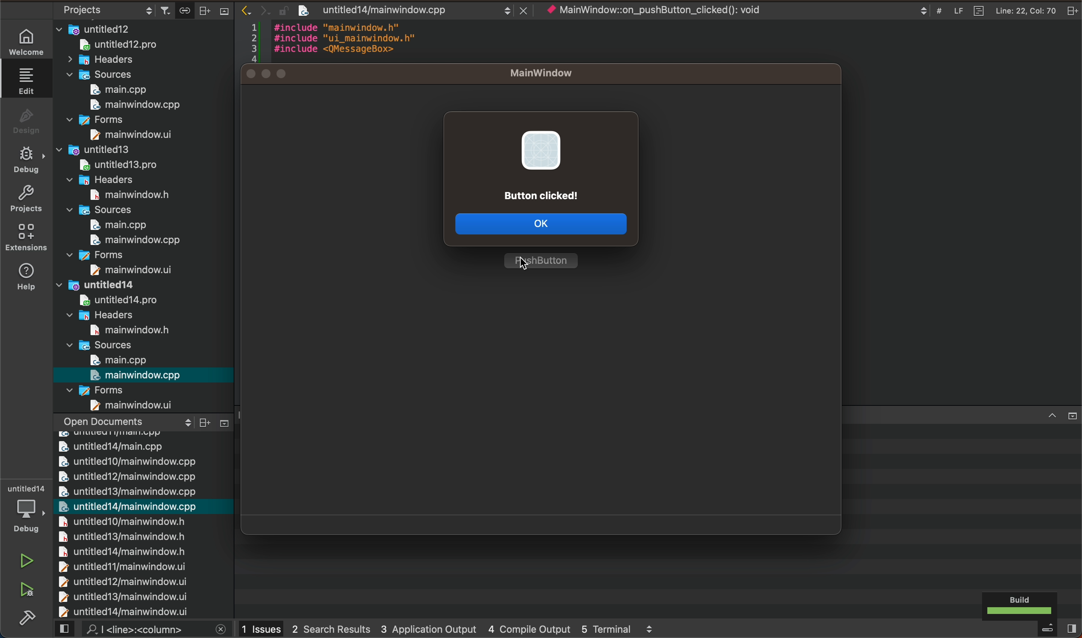 The height and width of the screenshot is (638, 1082). What do you see at coordinates (100, 314) in the screenshot?
I see `headers` at bounding box center [100, 314].